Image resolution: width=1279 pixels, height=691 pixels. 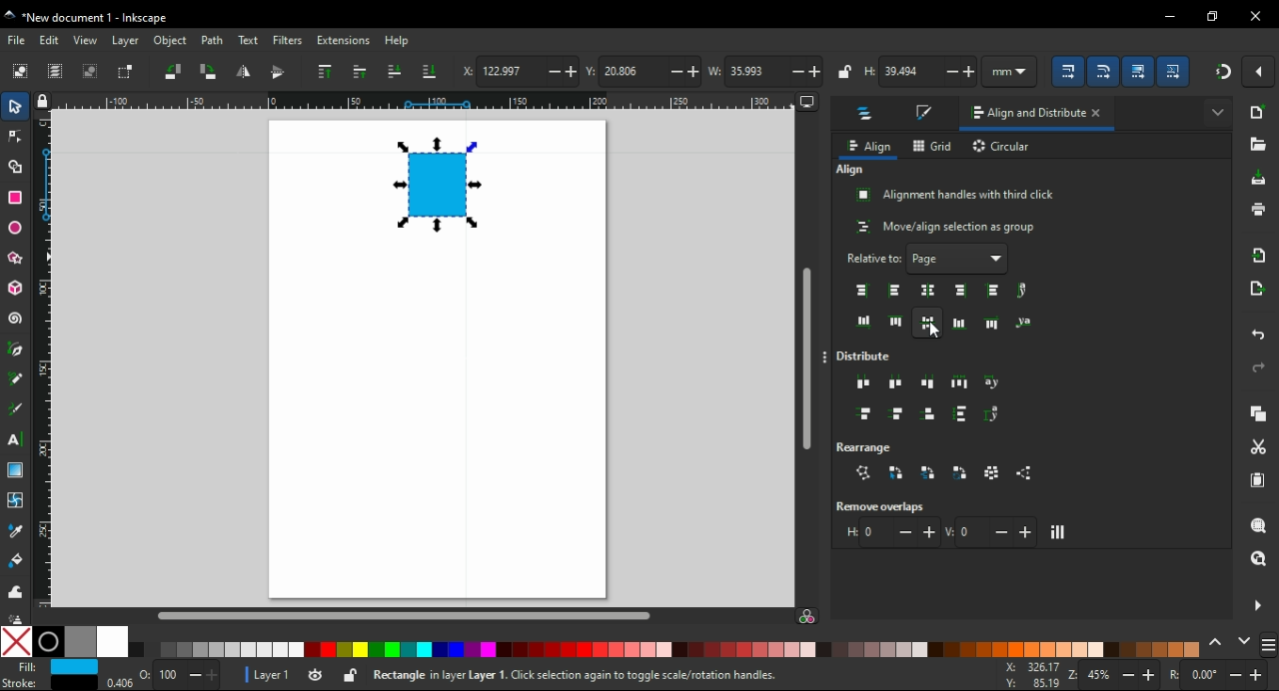 I want to click on deselect, so click(x=93, y=71).